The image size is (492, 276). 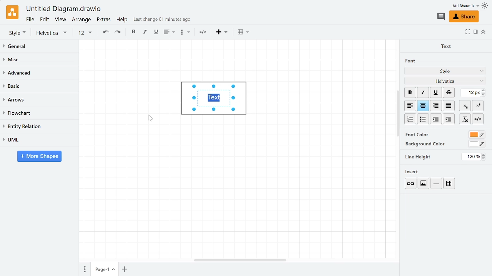 I want to click on Horizontal scrollbar, so click(x=241, y=260).